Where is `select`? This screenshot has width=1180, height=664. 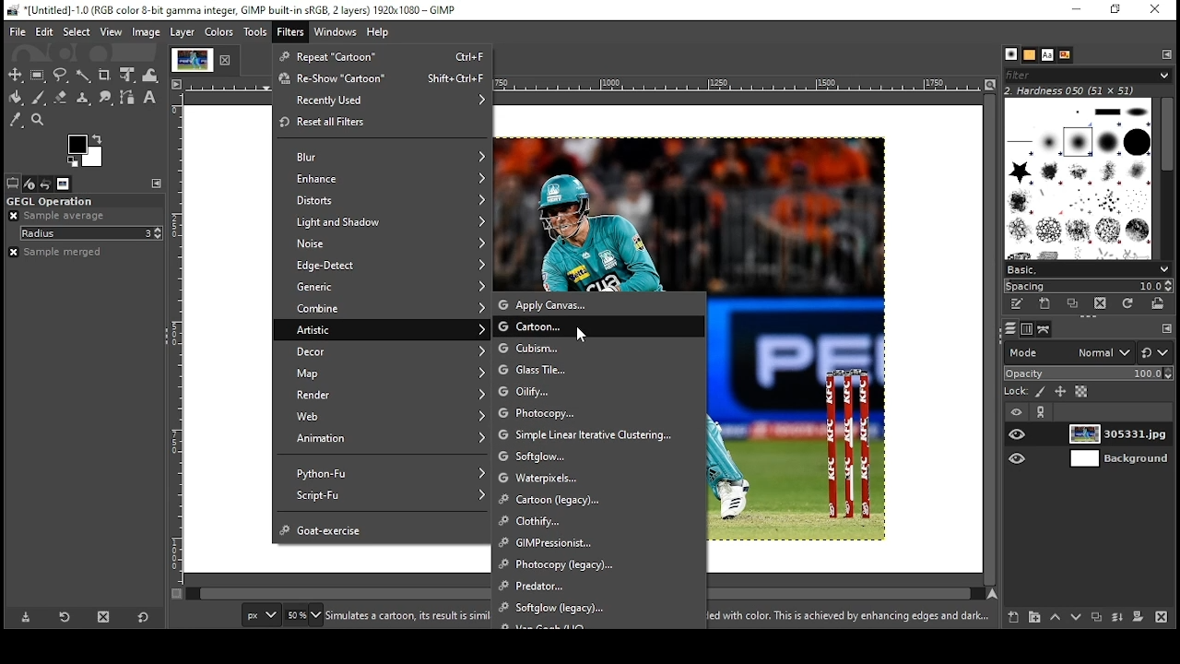 select is located at coordinates (77, 32).